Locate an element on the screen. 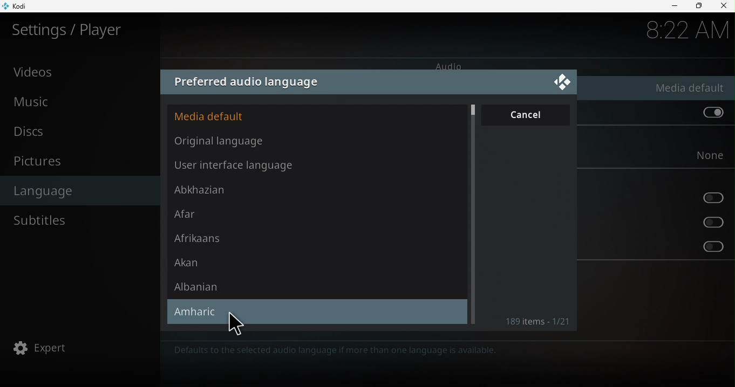 The image size is (735, 387). Amharic is located at coordinates (313, 313).